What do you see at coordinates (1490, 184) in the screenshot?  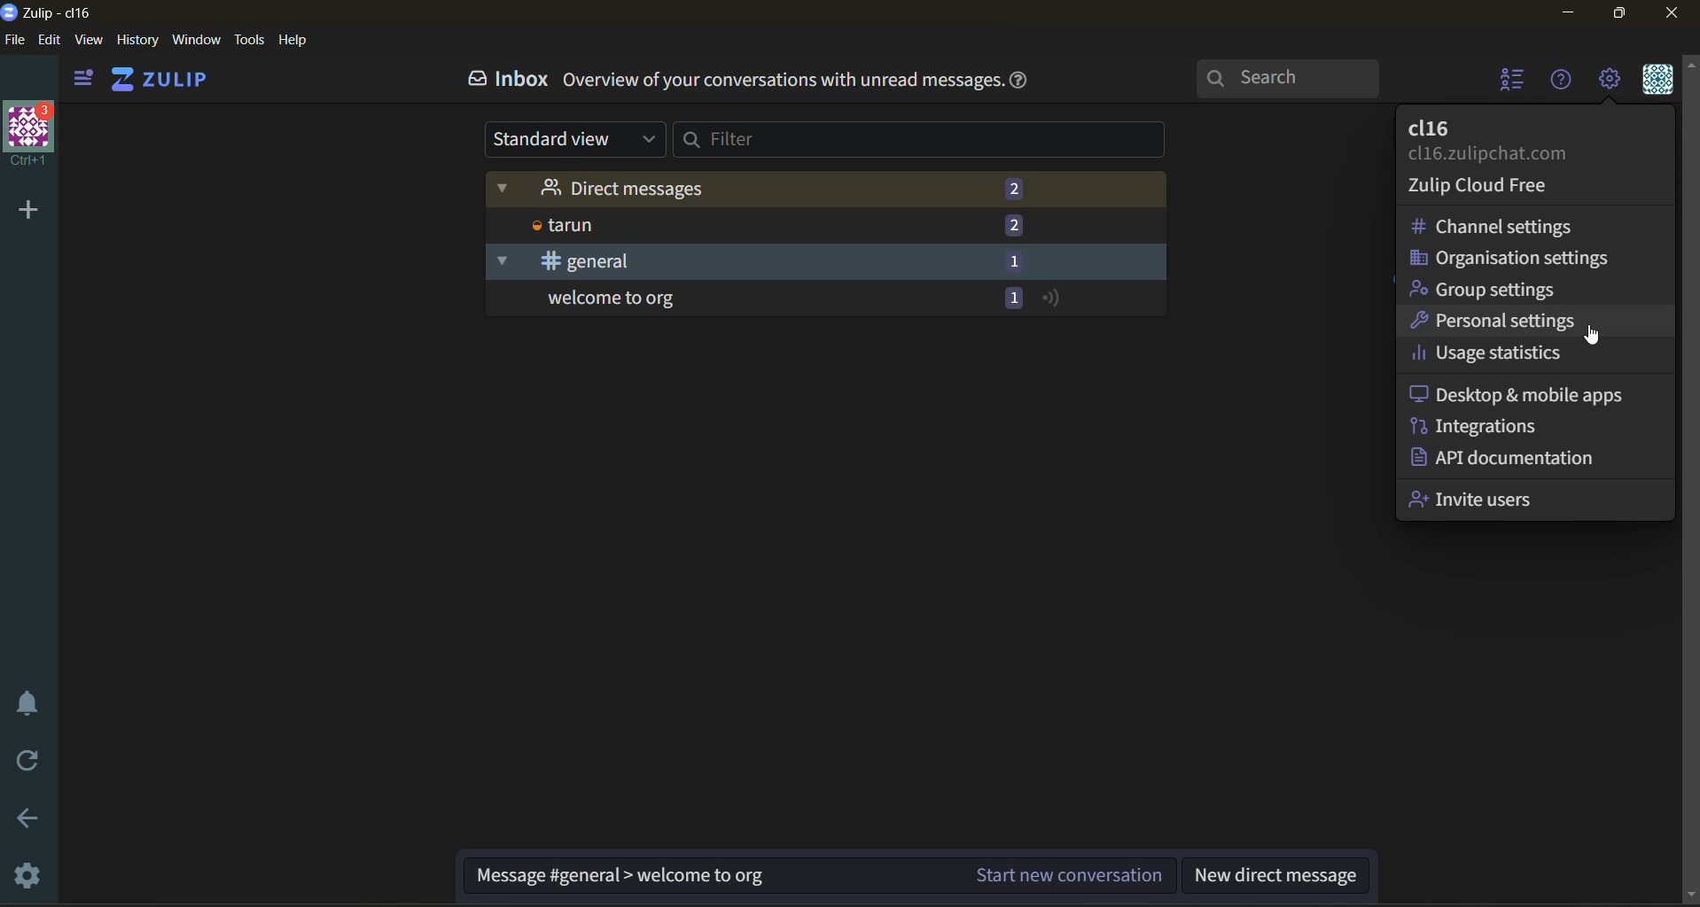 I see `cloud` at bounding box center [1490, 184].